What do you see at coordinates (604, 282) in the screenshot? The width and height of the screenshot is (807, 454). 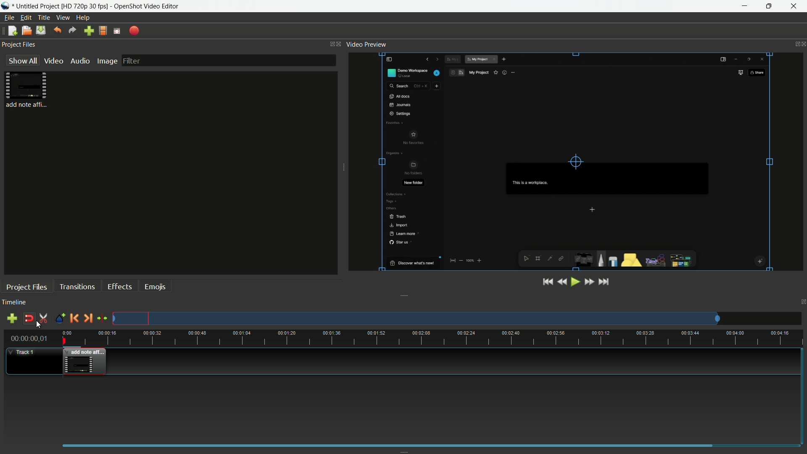 I see `jump to end` at bounding box center [604, 282].